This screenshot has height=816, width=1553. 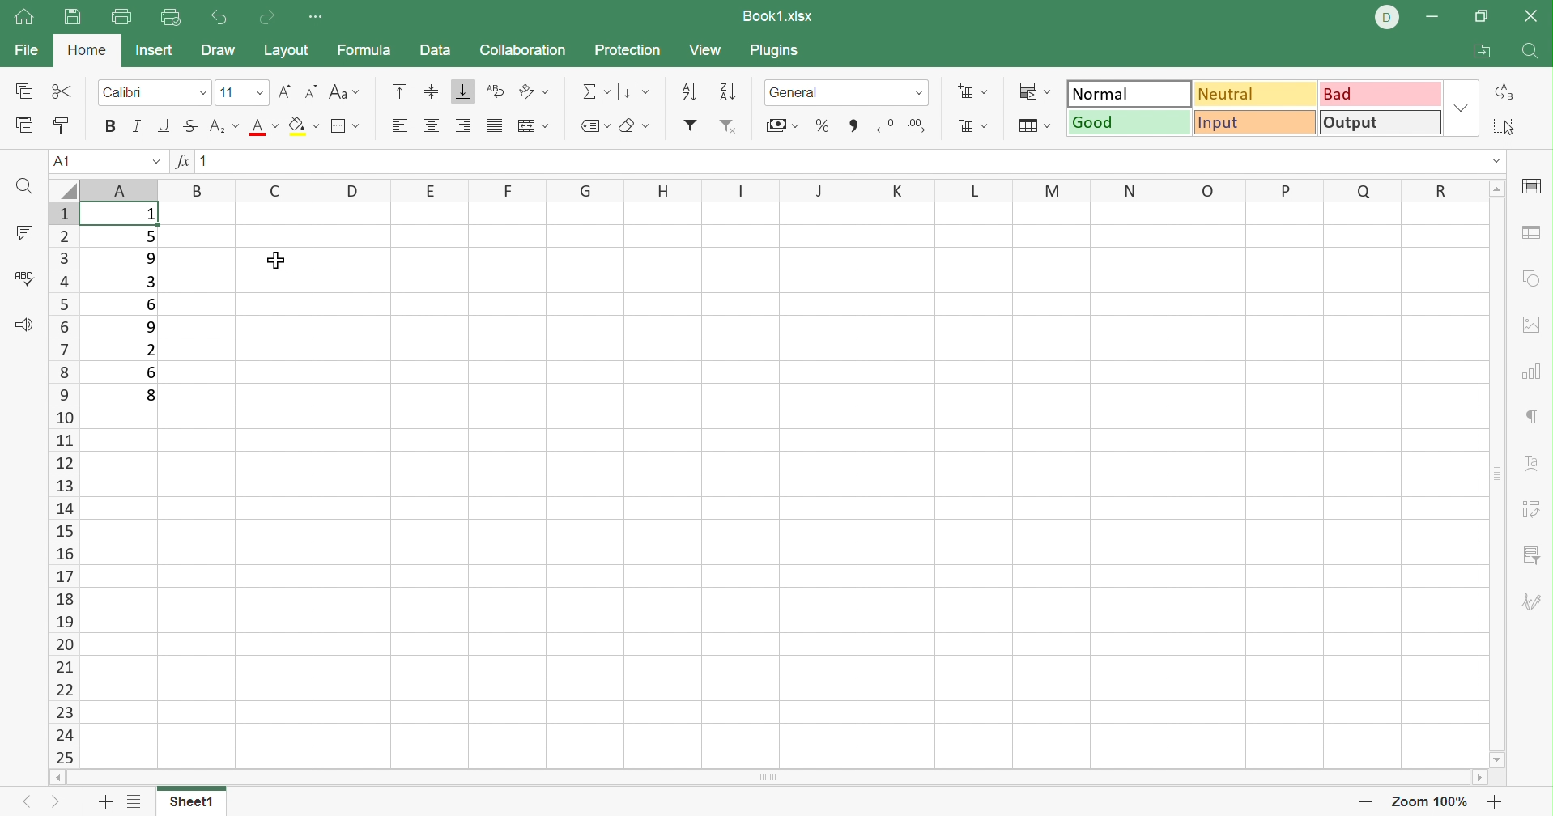 I want to click on DELL, so click(x=1385, y=17).